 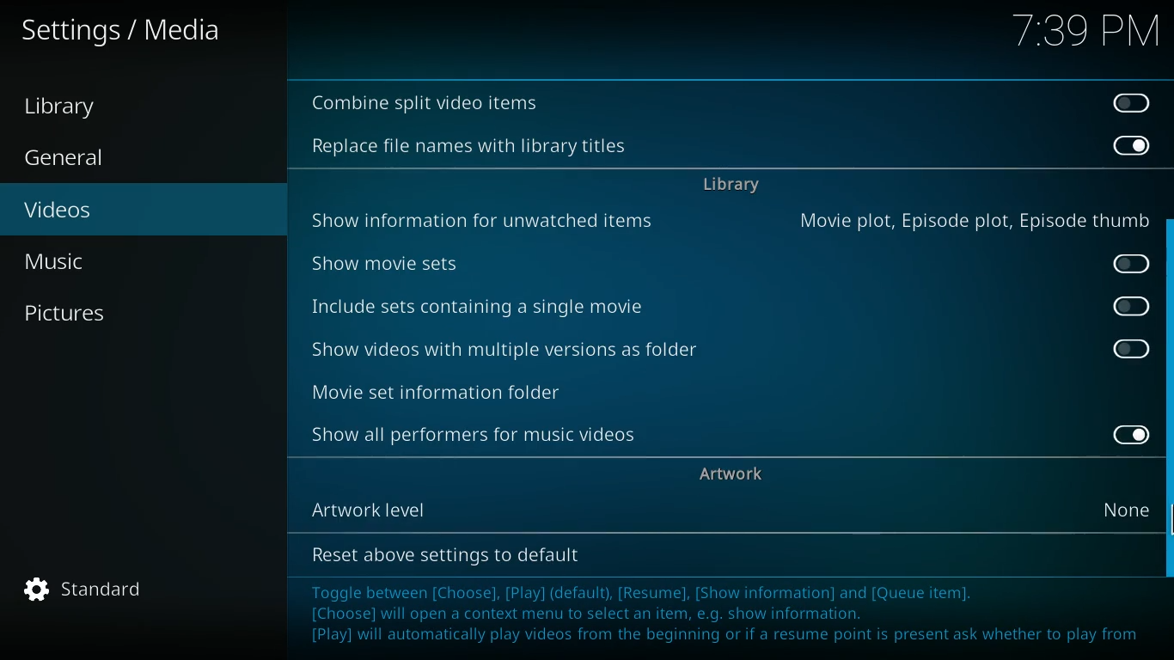 I want to click on off, so click(x=1134, y=263).